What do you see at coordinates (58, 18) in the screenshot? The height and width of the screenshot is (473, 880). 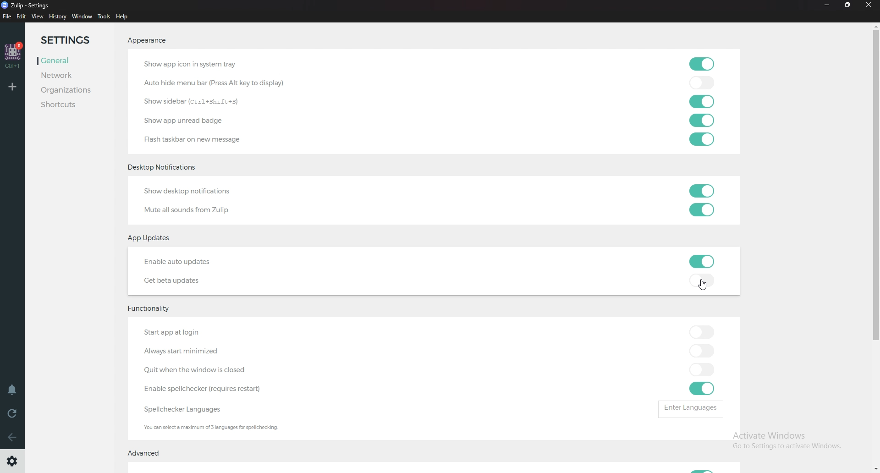 I see `History` at bounding box center [58, 18].